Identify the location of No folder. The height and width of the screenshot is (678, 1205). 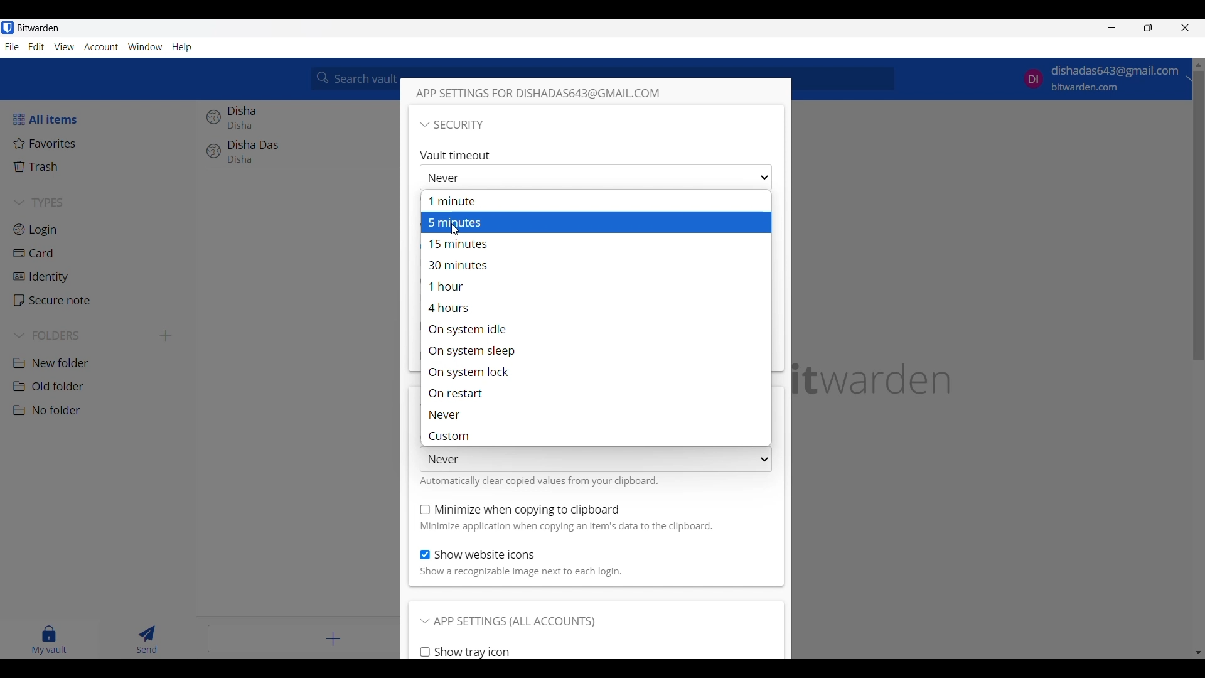
(102, 411).